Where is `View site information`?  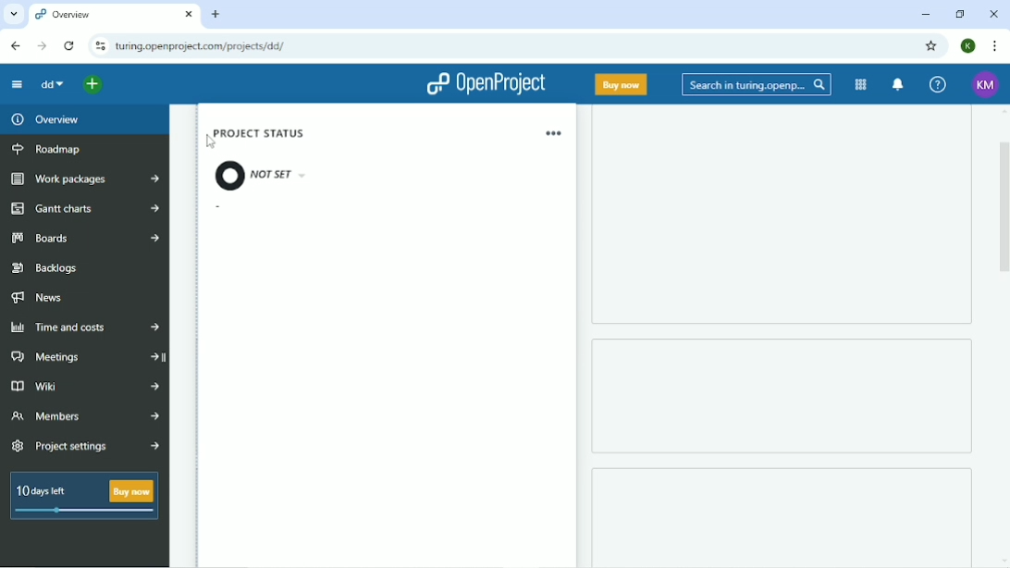
View site information is located at coordinates (99, 46).